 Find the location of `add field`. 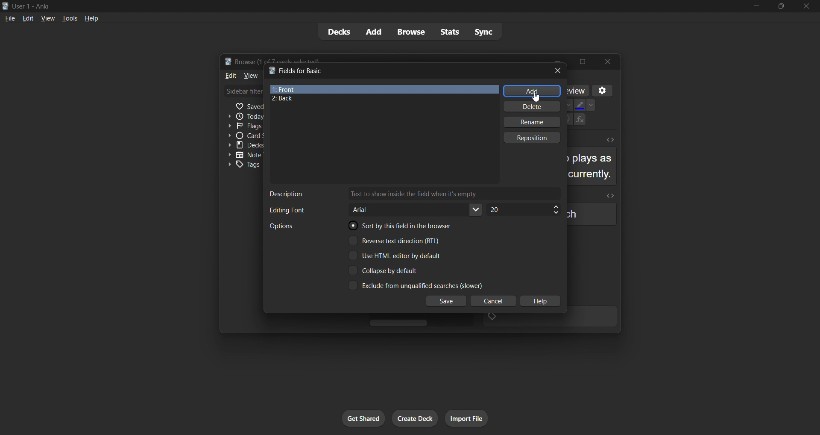

add field is located at coordinates (531, 91).